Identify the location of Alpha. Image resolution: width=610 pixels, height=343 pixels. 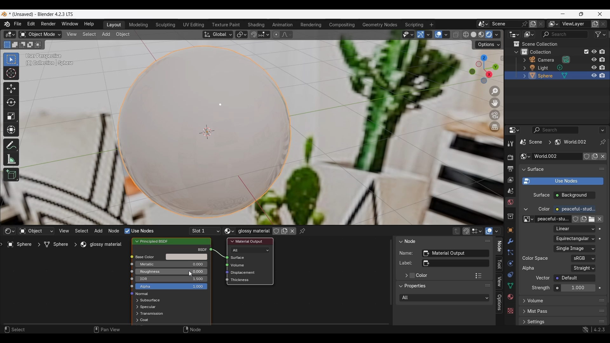
(171, 286).